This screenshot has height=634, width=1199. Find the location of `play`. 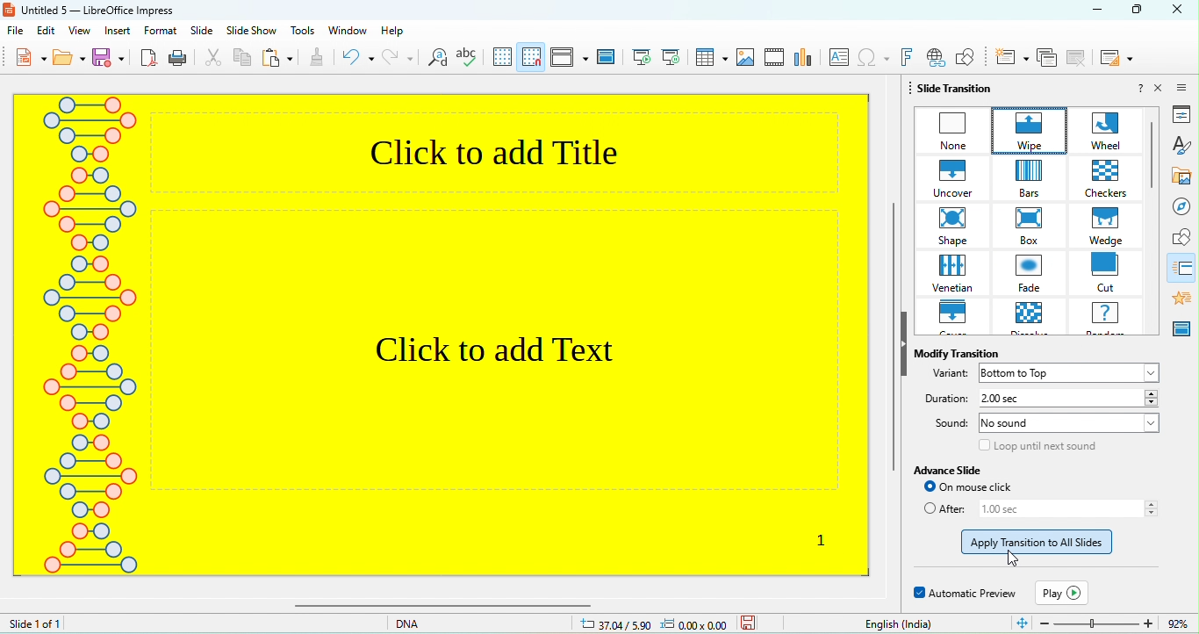

play is located at coordinates (1063, 591).